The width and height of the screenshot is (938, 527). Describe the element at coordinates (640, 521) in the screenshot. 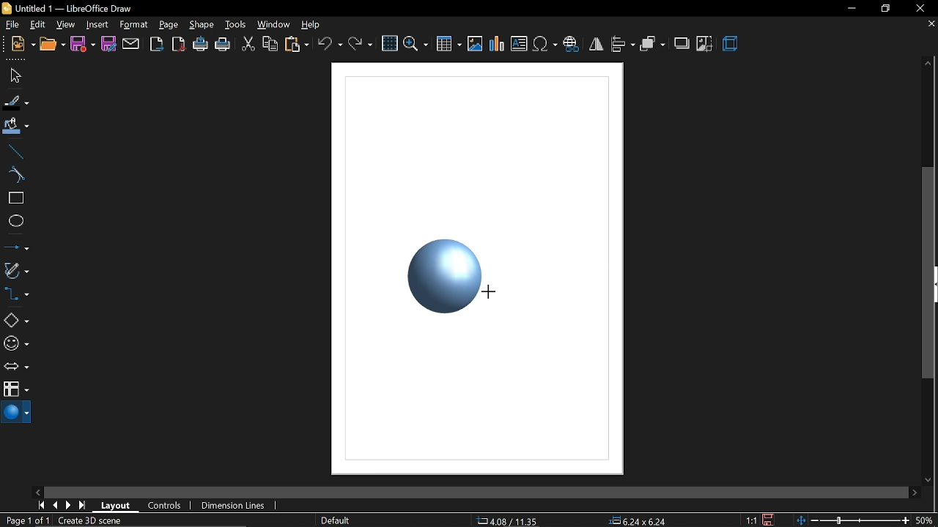

I see `0.00x0.00` at that location.